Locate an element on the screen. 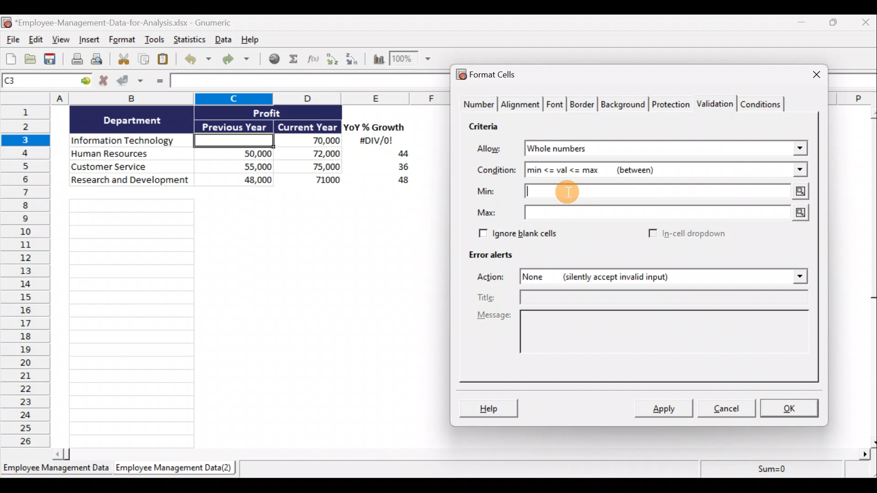  72,000 is located at coordinates (312, 154).